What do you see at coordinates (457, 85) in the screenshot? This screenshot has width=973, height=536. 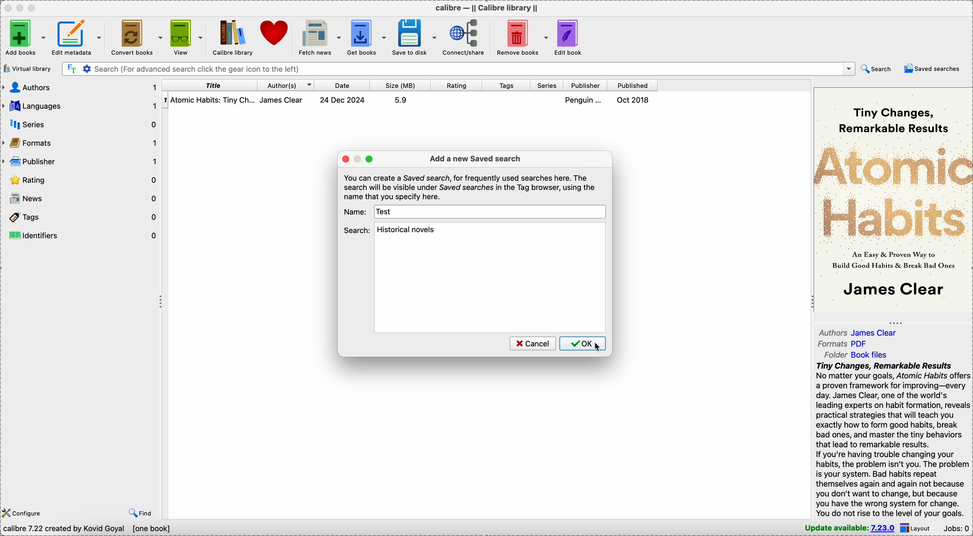 I see `rating` at bounding box center [457, 85].